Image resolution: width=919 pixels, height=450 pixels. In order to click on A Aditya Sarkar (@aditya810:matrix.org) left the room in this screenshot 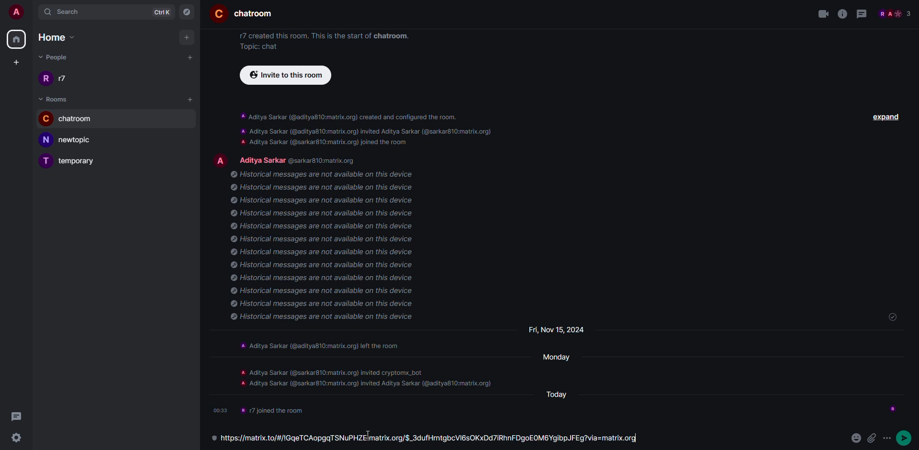, I will do `click(326, 345)`.